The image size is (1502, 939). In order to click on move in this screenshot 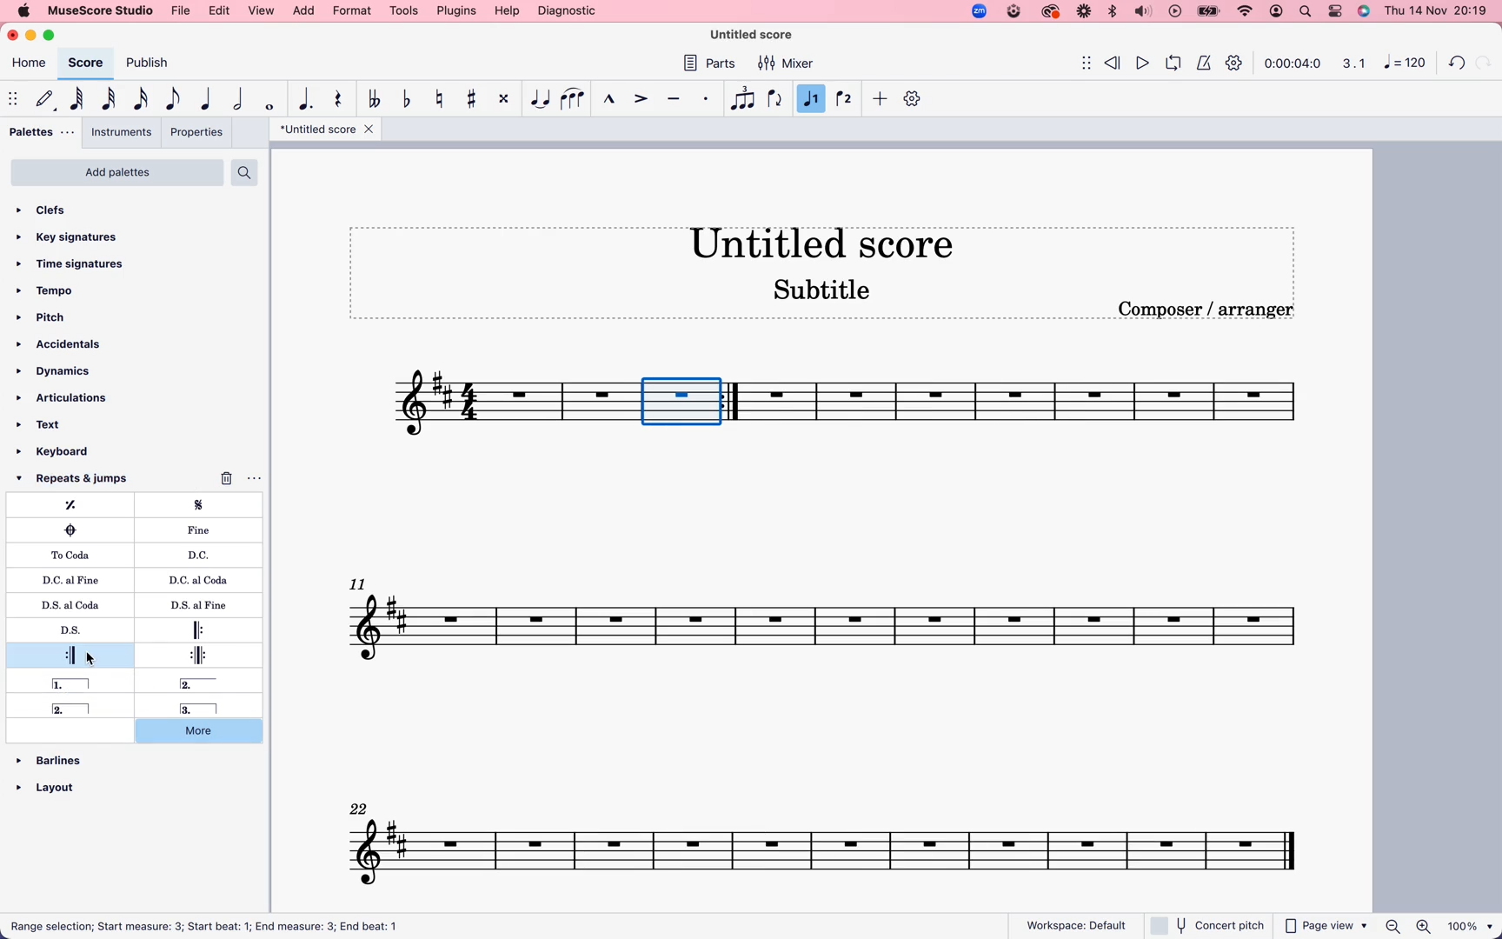, I will do `click(1078, 62)`.